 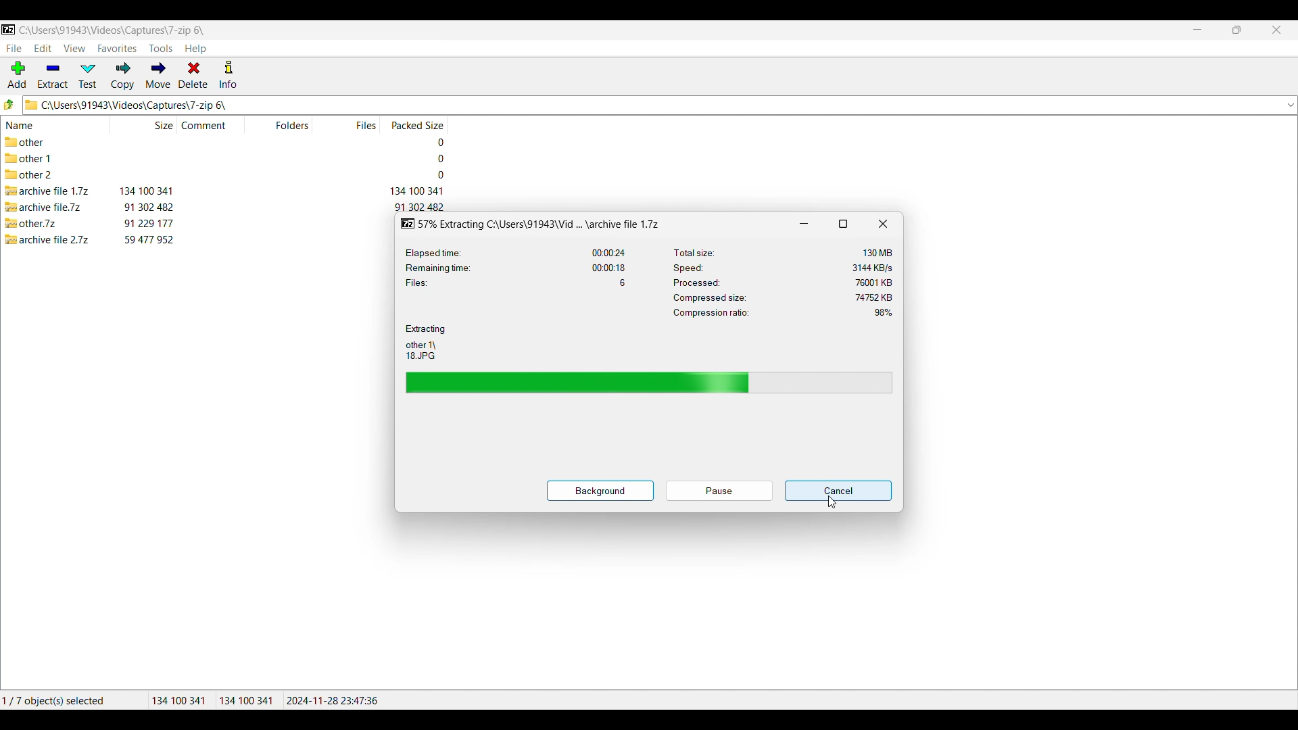 What do you see at coordinates (433, 141) in the screenshot?
I see `packed size` at bounding box center [433, 141].